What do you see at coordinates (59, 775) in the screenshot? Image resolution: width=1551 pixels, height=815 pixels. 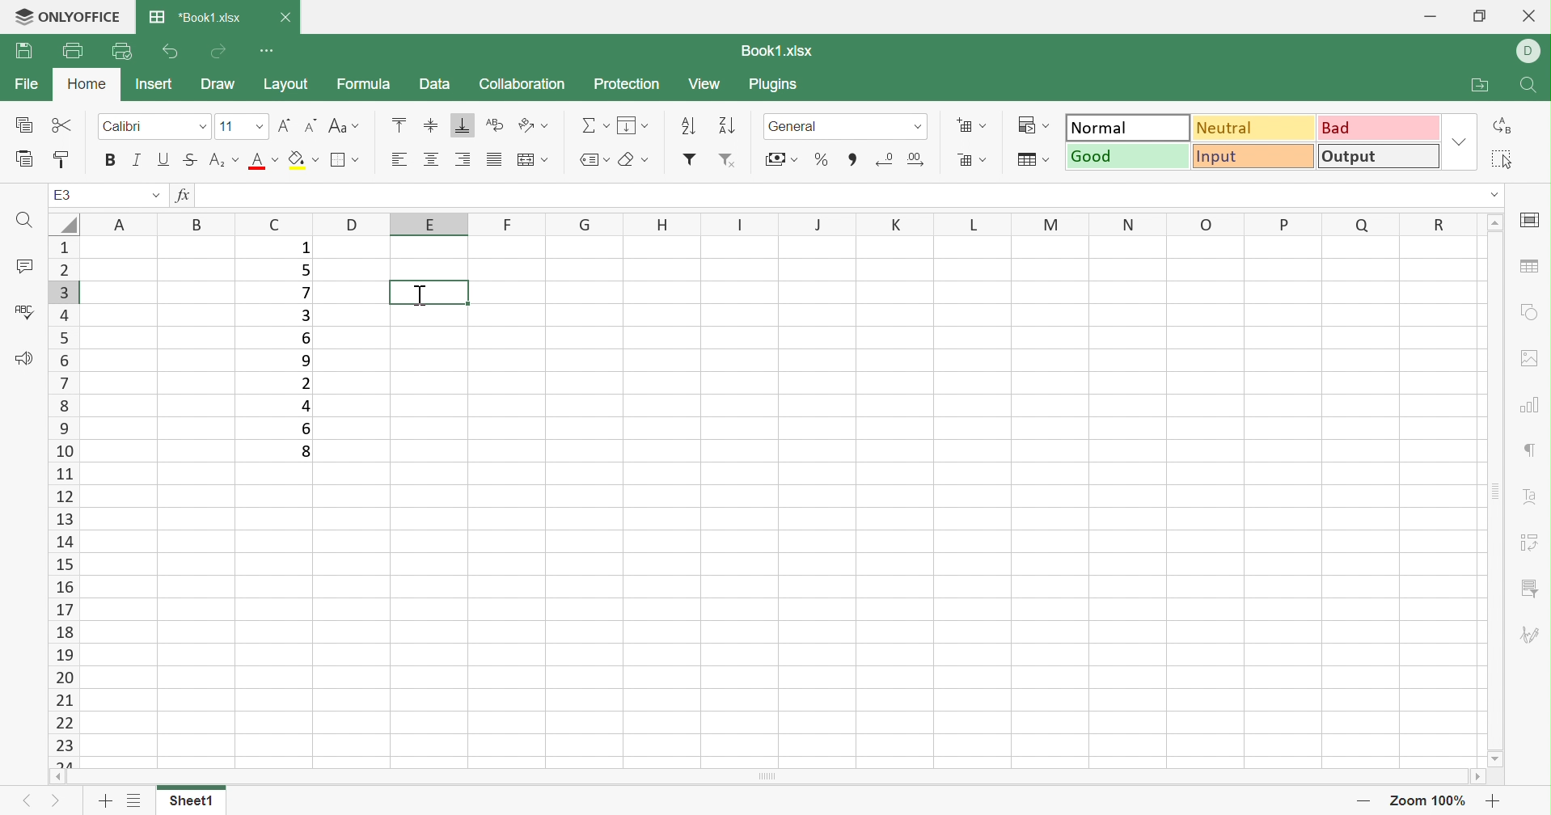 I see `Scroll Left` at bounding box center [59, 775].